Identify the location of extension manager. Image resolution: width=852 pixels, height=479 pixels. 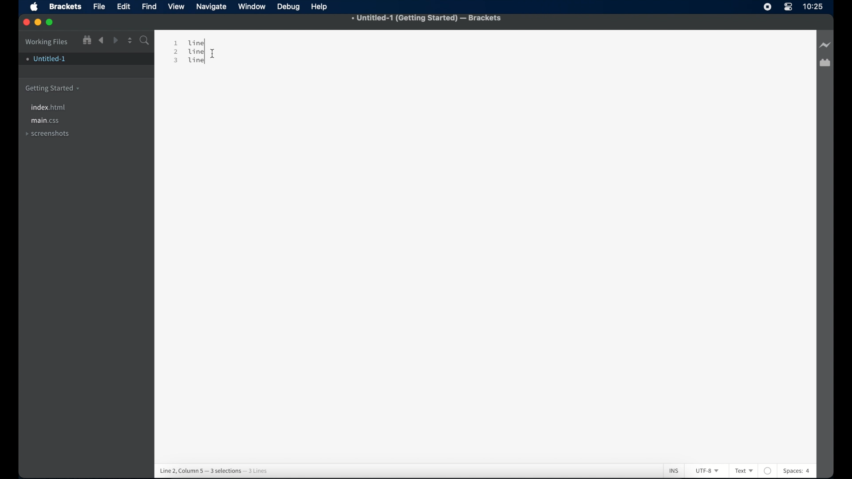
(825, 63).